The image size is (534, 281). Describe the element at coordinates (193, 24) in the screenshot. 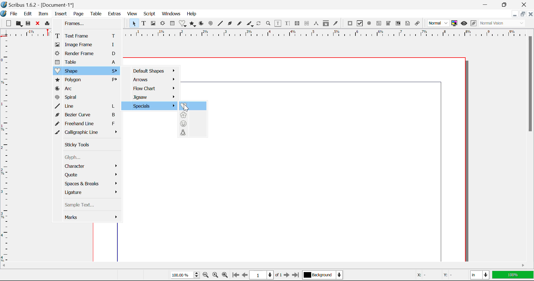

I see `Polygons` at that location.